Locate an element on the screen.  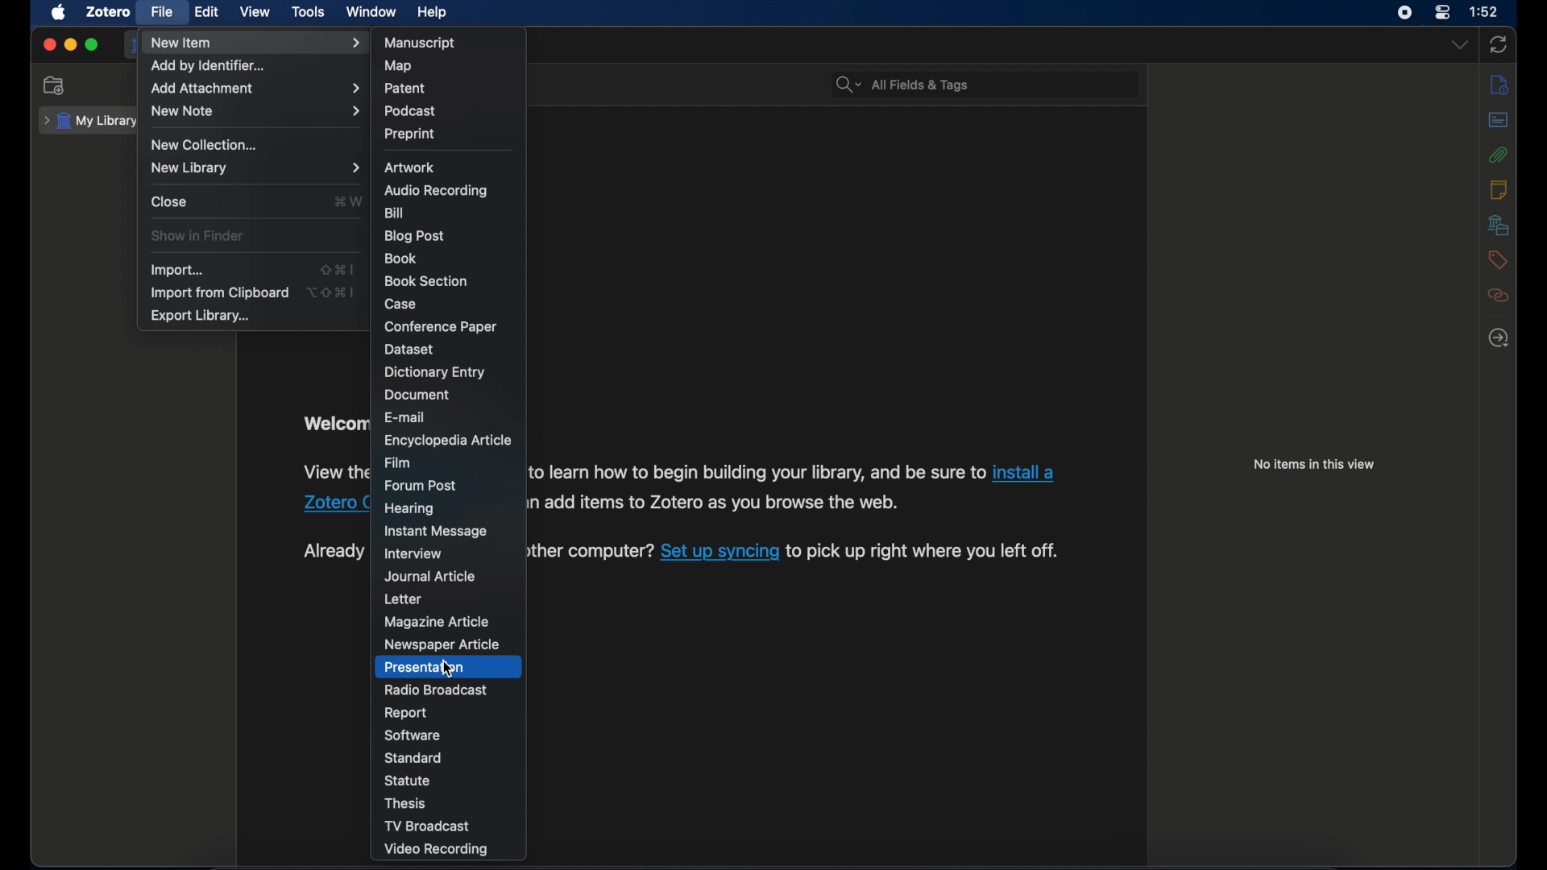
bill is located at coordinates (393, 213).